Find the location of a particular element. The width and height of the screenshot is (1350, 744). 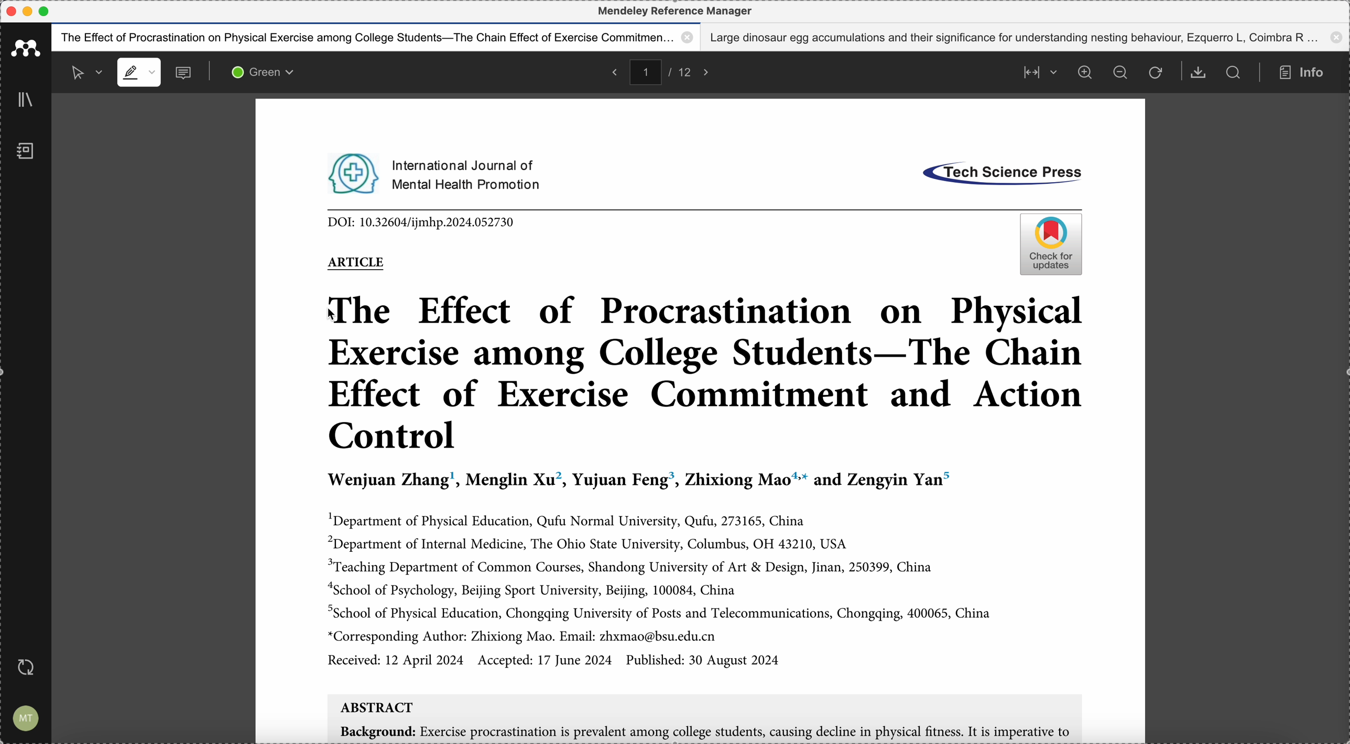

highlight mode is located at coordinates (138, 73).